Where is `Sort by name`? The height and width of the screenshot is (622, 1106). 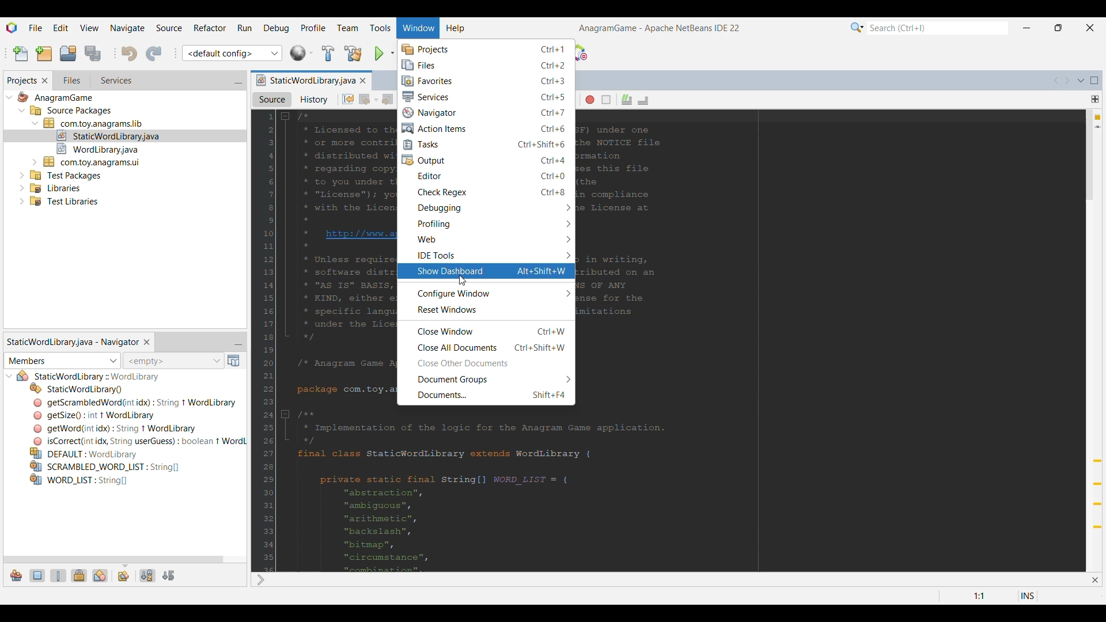
Sort by name is located at coordinates (148, 576).